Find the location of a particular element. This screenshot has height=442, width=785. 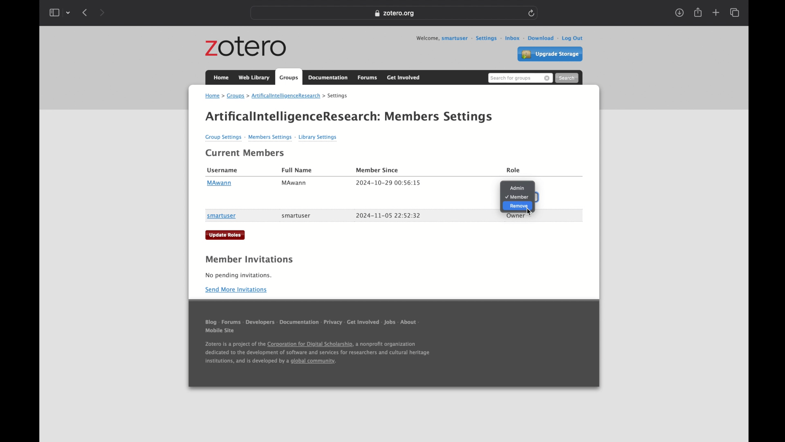

current members is located at coordinates (245, 153).